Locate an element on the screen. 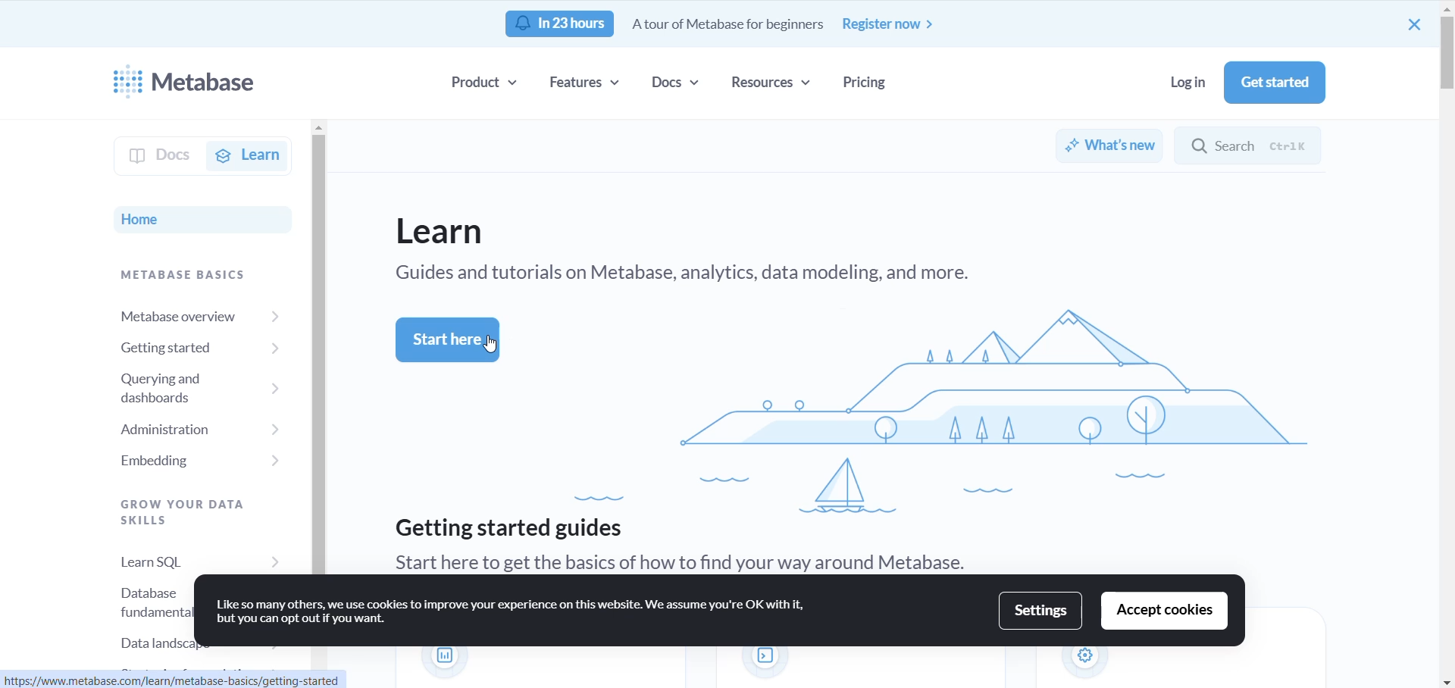  move up is located at coordinates (317, 129).